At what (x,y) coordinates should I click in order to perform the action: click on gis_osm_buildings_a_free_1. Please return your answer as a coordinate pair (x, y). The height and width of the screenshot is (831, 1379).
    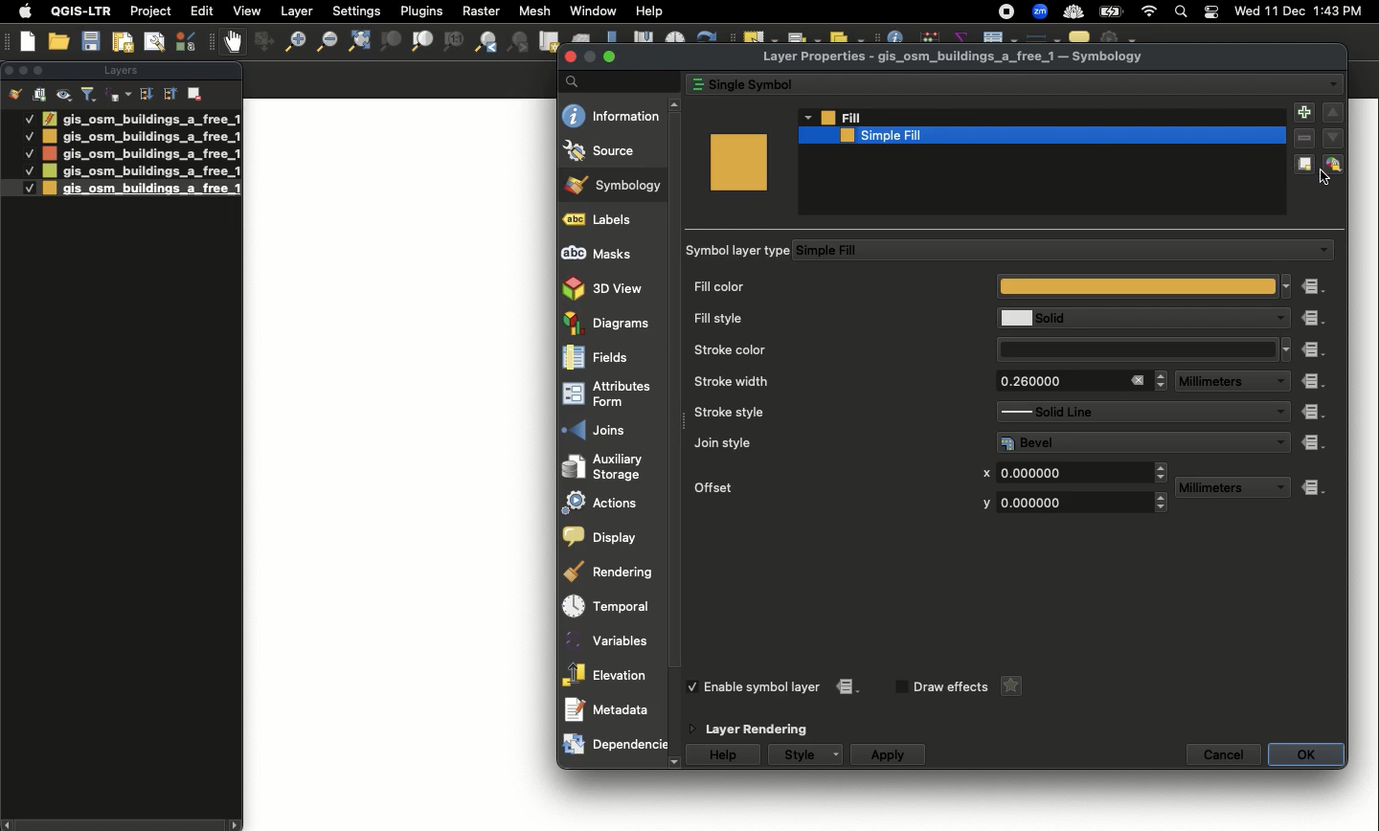
    Looking at the image, I should click on (140, 171).